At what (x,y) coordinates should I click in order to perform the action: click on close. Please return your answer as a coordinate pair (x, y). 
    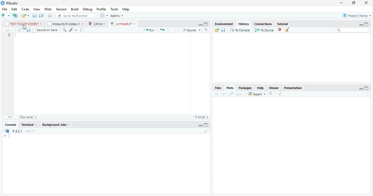
    Looking at the image, I should click on (41, 24).